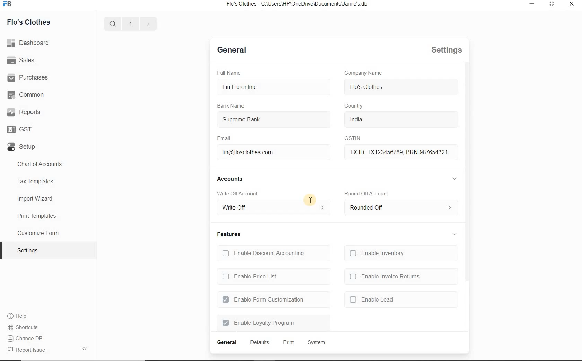 Image resolution: width=582 pixels, height=361 pixels. Describe the element at coordinates (366, 193) in the screenshot. I see `Round Off Account` at that location.